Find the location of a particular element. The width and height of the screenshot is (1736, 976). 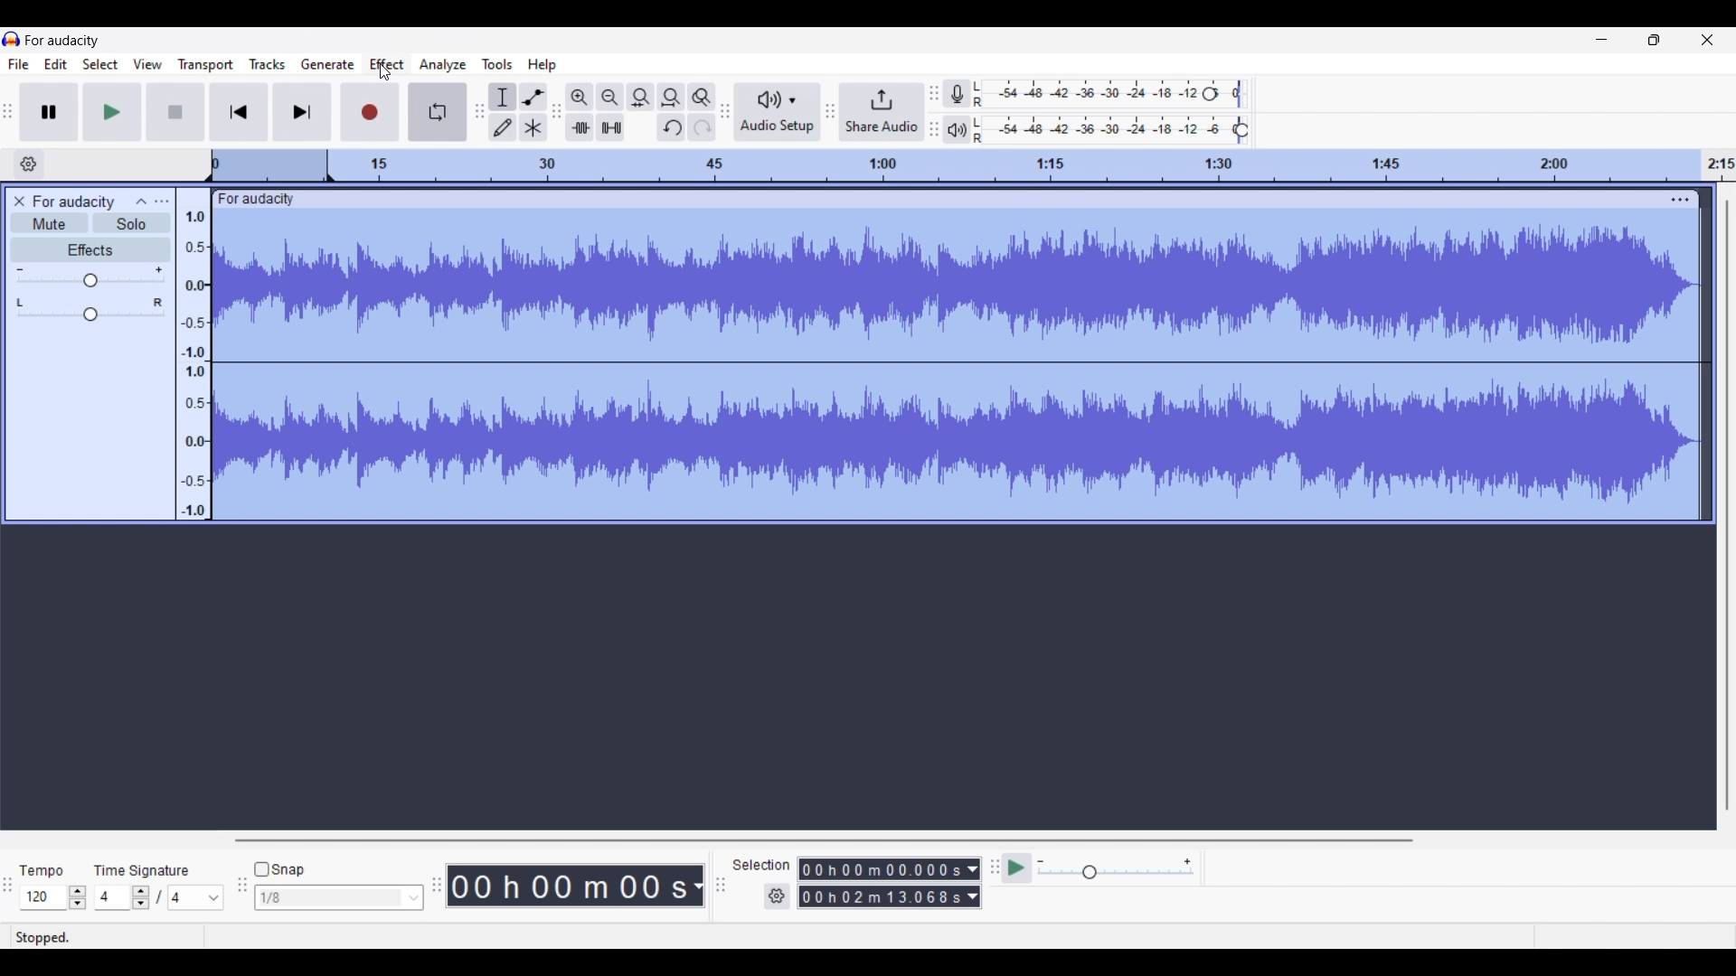

Track selected is located at coordinates (963, 367).